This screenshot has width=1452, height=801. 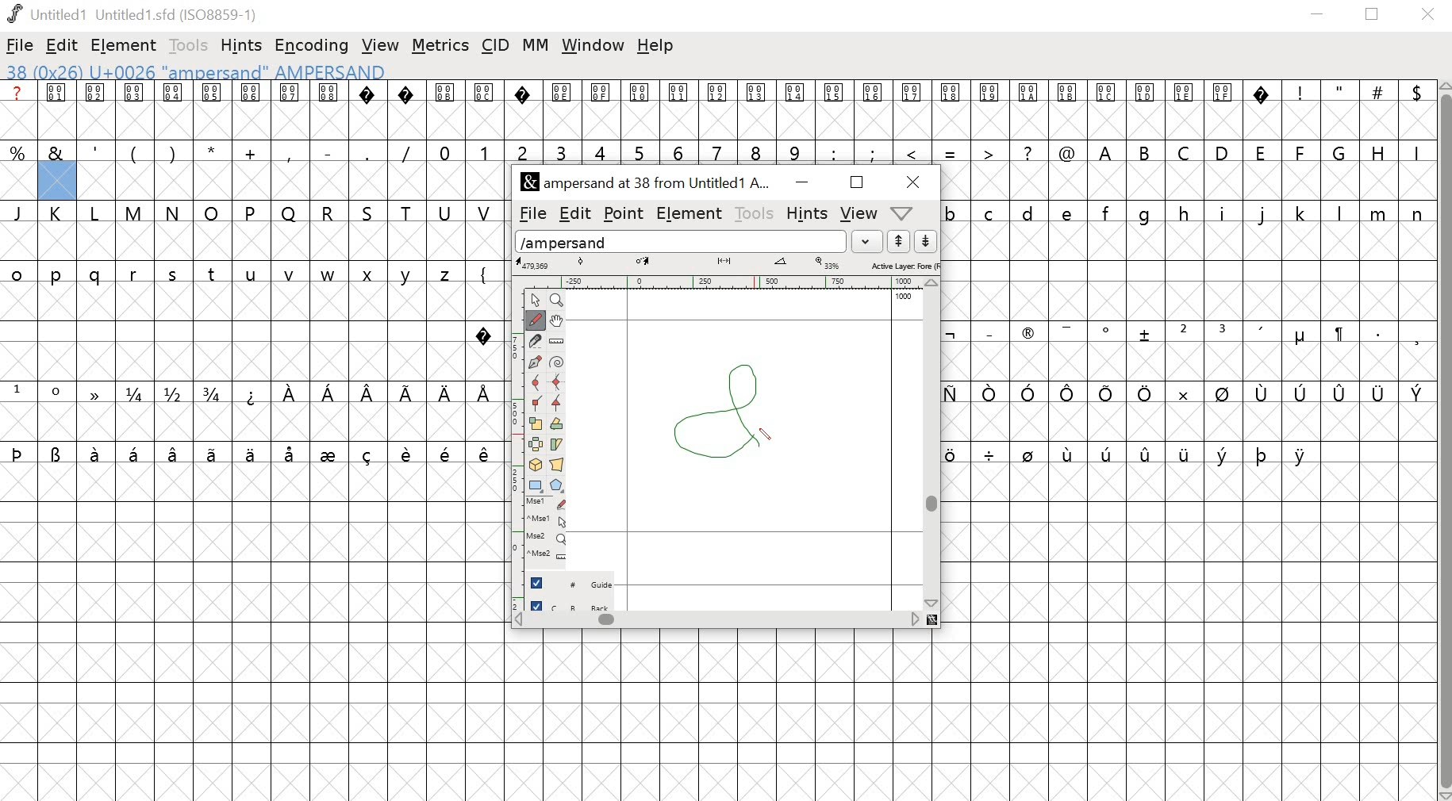 What do you see at coordinates (536, 263) in the screenshot?
I see `cursor coordinate` at bounding box center [536, 263].